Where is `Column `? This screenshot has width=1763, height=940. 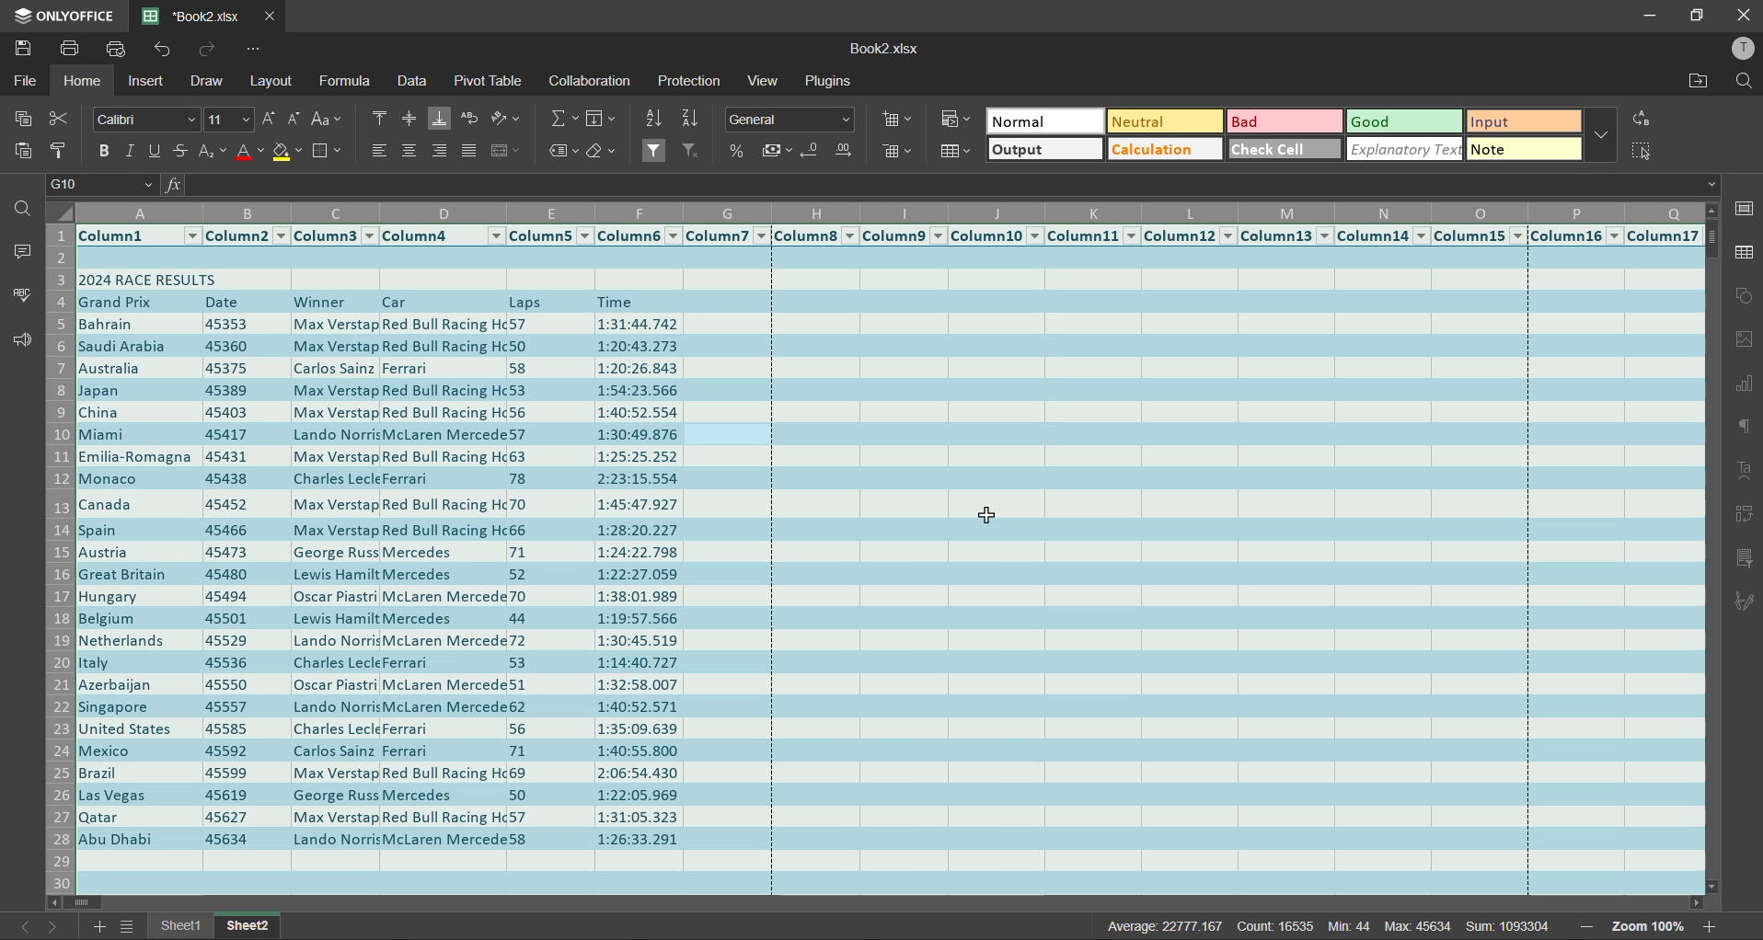 Column  is located at coordinates (814, 235).